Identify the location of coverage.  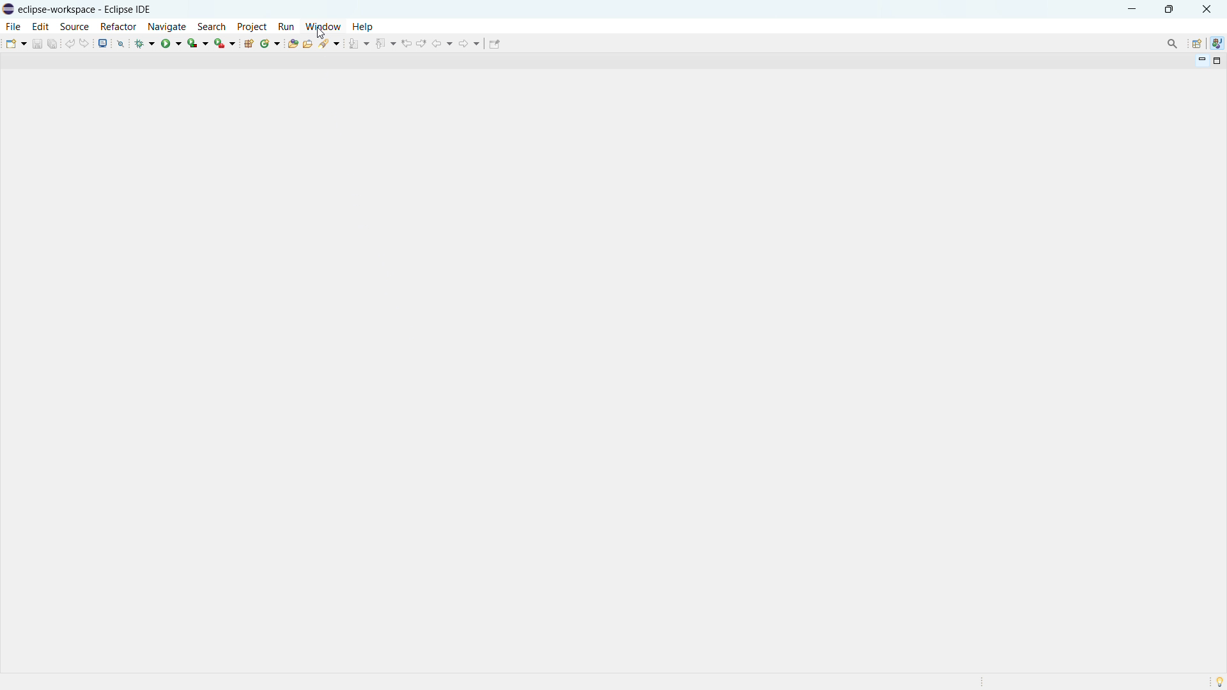
(198, 42).